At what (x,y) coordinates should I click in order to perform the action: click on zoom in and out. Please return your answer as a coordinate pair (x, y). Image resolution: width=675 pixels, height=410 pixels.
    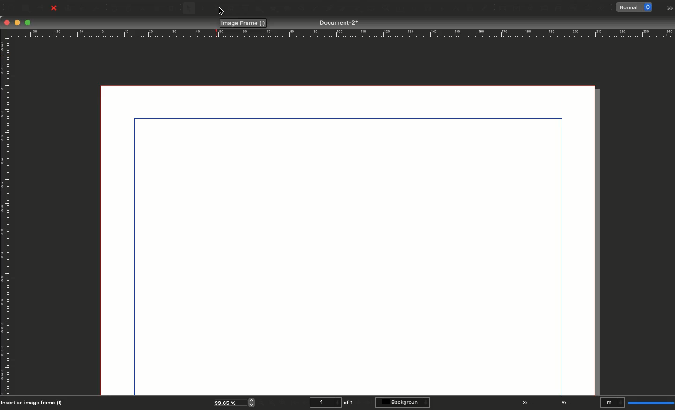
    Looking at the image, I should click on (253, 402).